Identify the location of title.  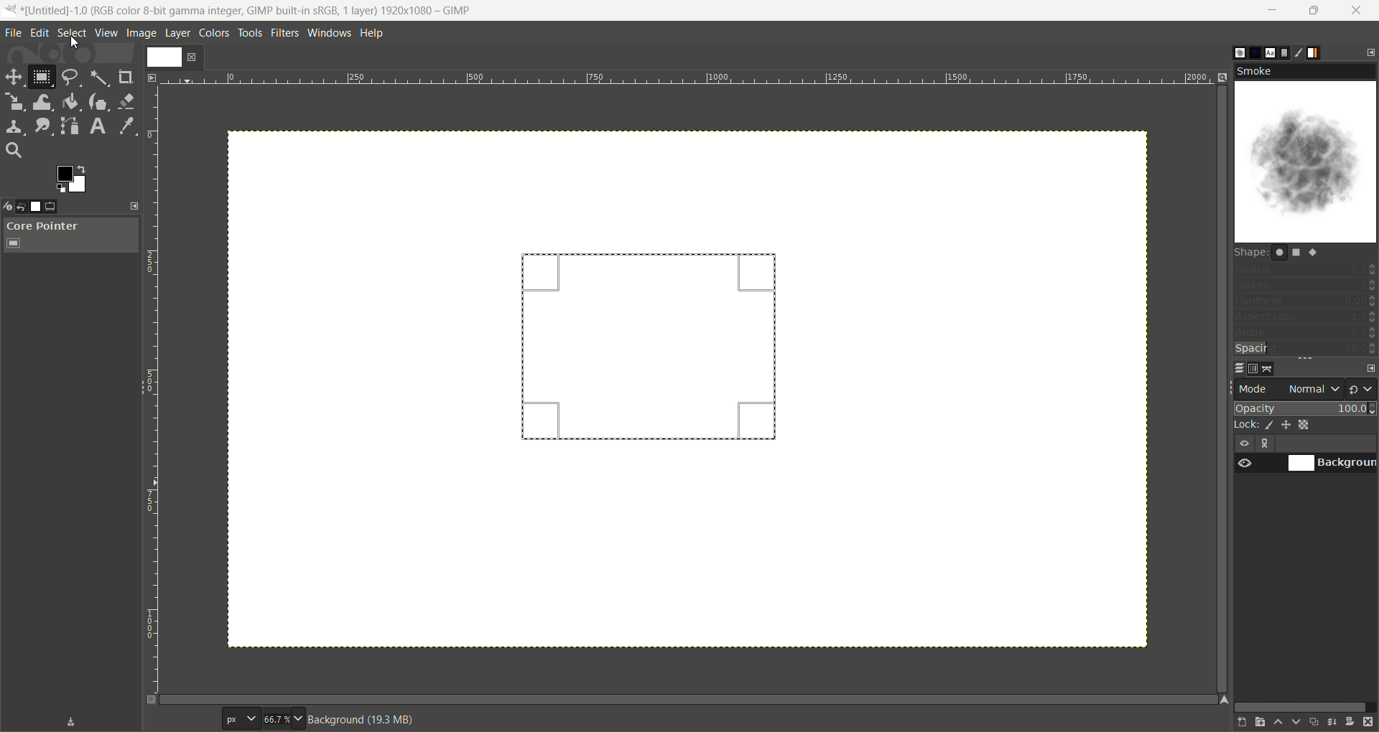
(249, 10).